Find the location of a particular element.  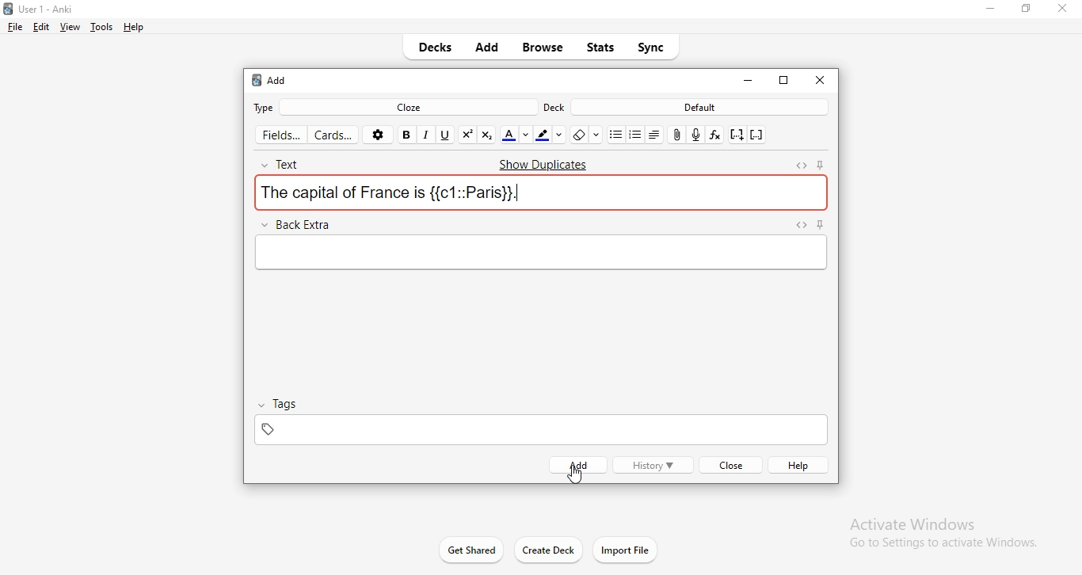

restore is located at coordinates (785, 82).